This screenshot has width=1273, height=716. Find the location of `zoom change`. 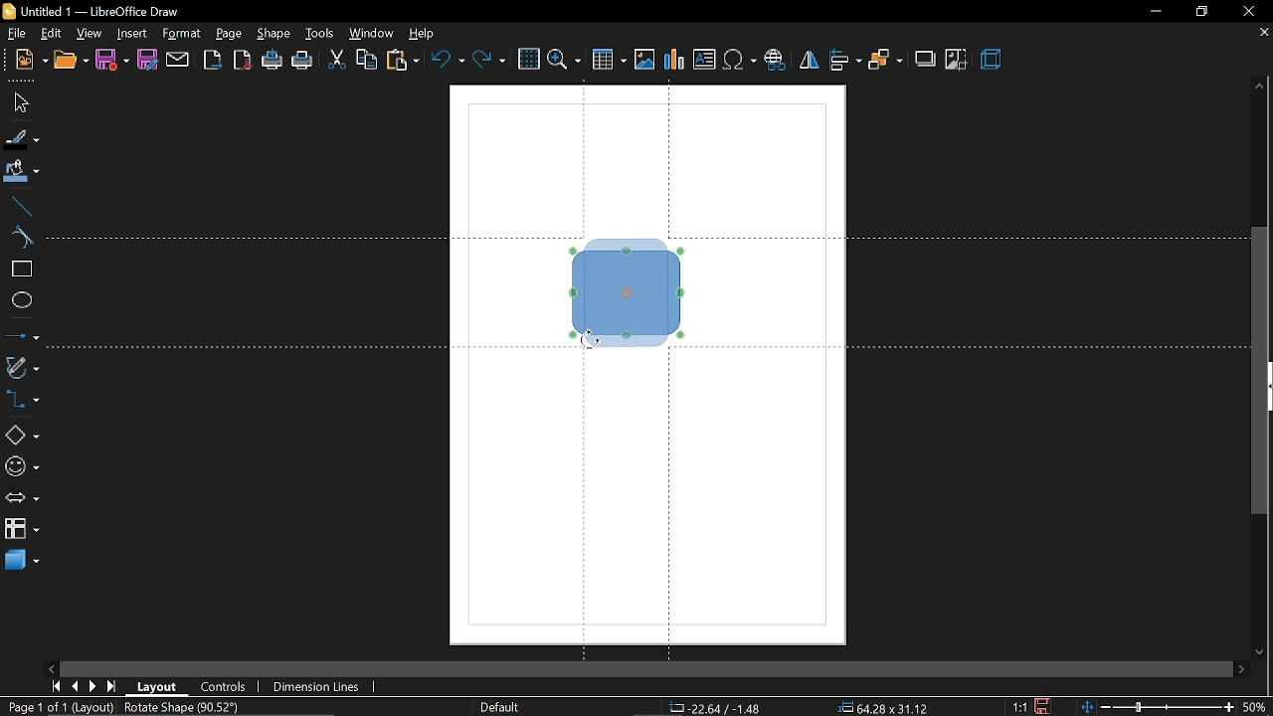

zoom change is located at coordinates (1158, 708).